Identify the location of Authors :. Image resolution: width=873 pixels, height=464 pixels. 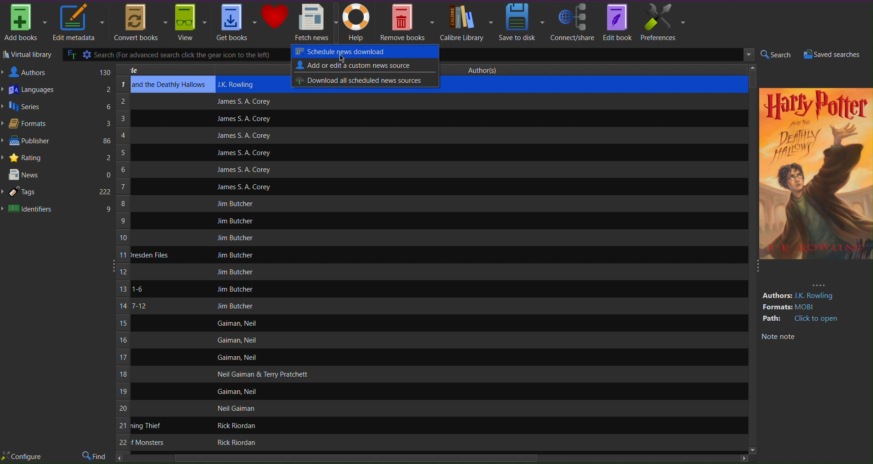
(776, 296).